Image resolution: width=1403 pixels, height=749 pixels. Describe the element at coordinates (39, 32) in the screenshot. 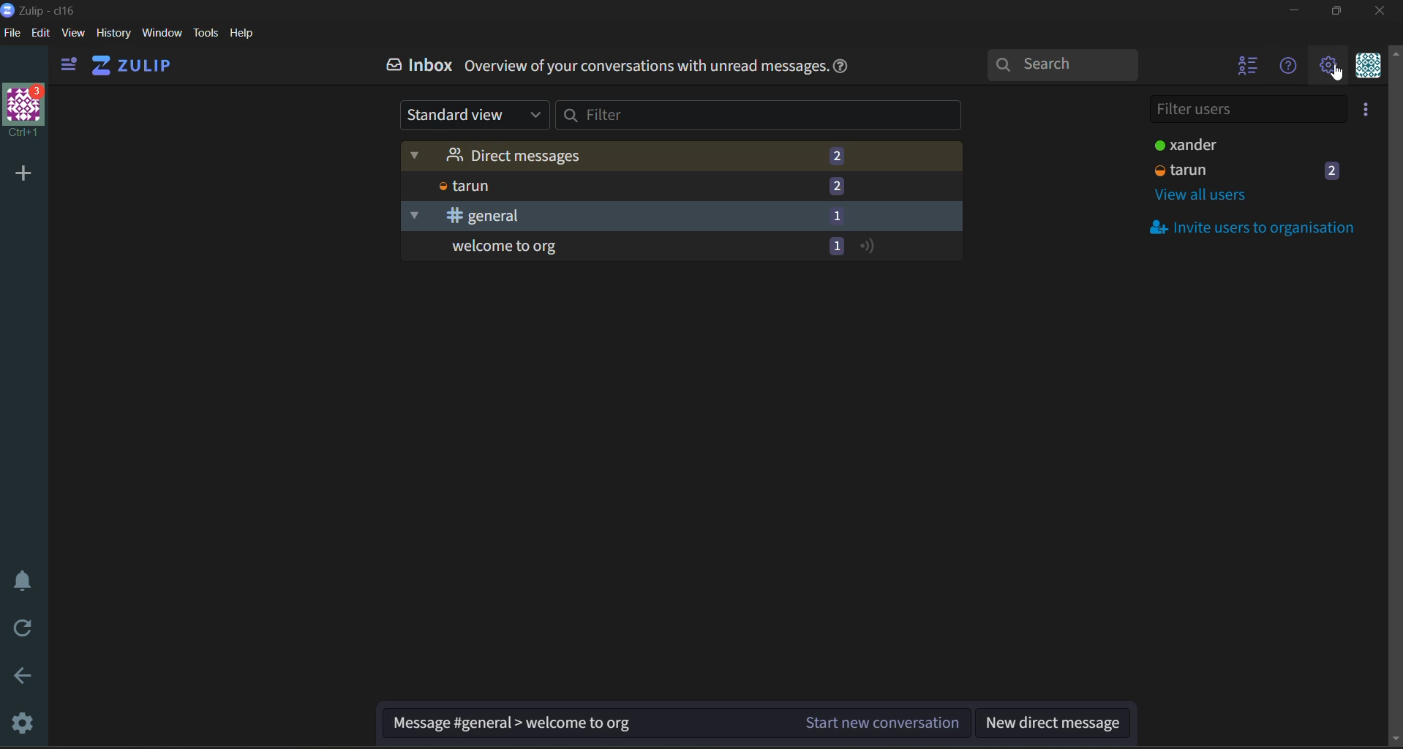

I see `edit` at that location.